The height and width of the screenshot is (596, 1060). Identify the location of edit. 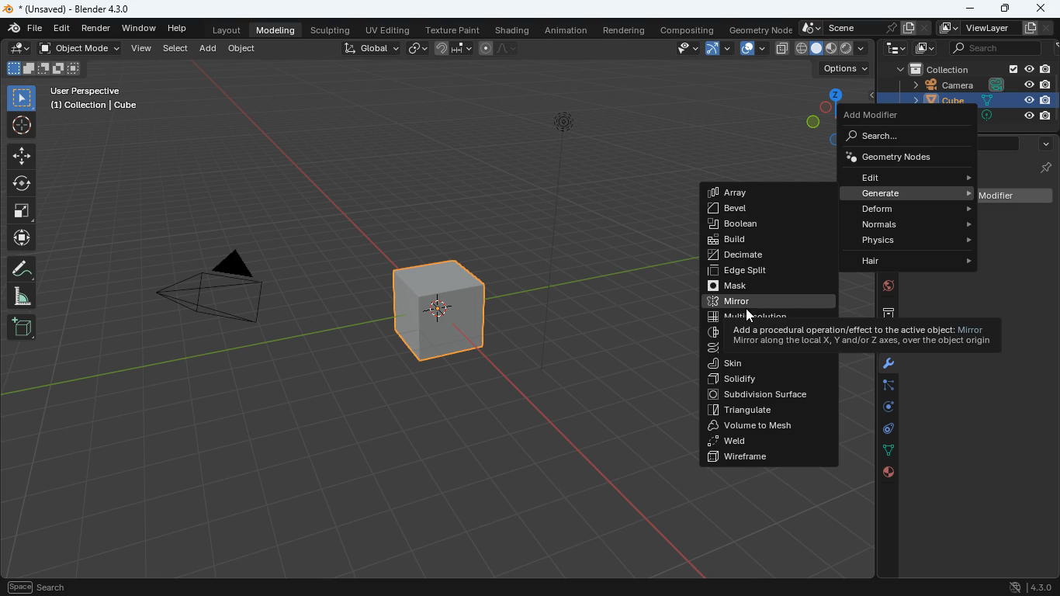
(16, 47).